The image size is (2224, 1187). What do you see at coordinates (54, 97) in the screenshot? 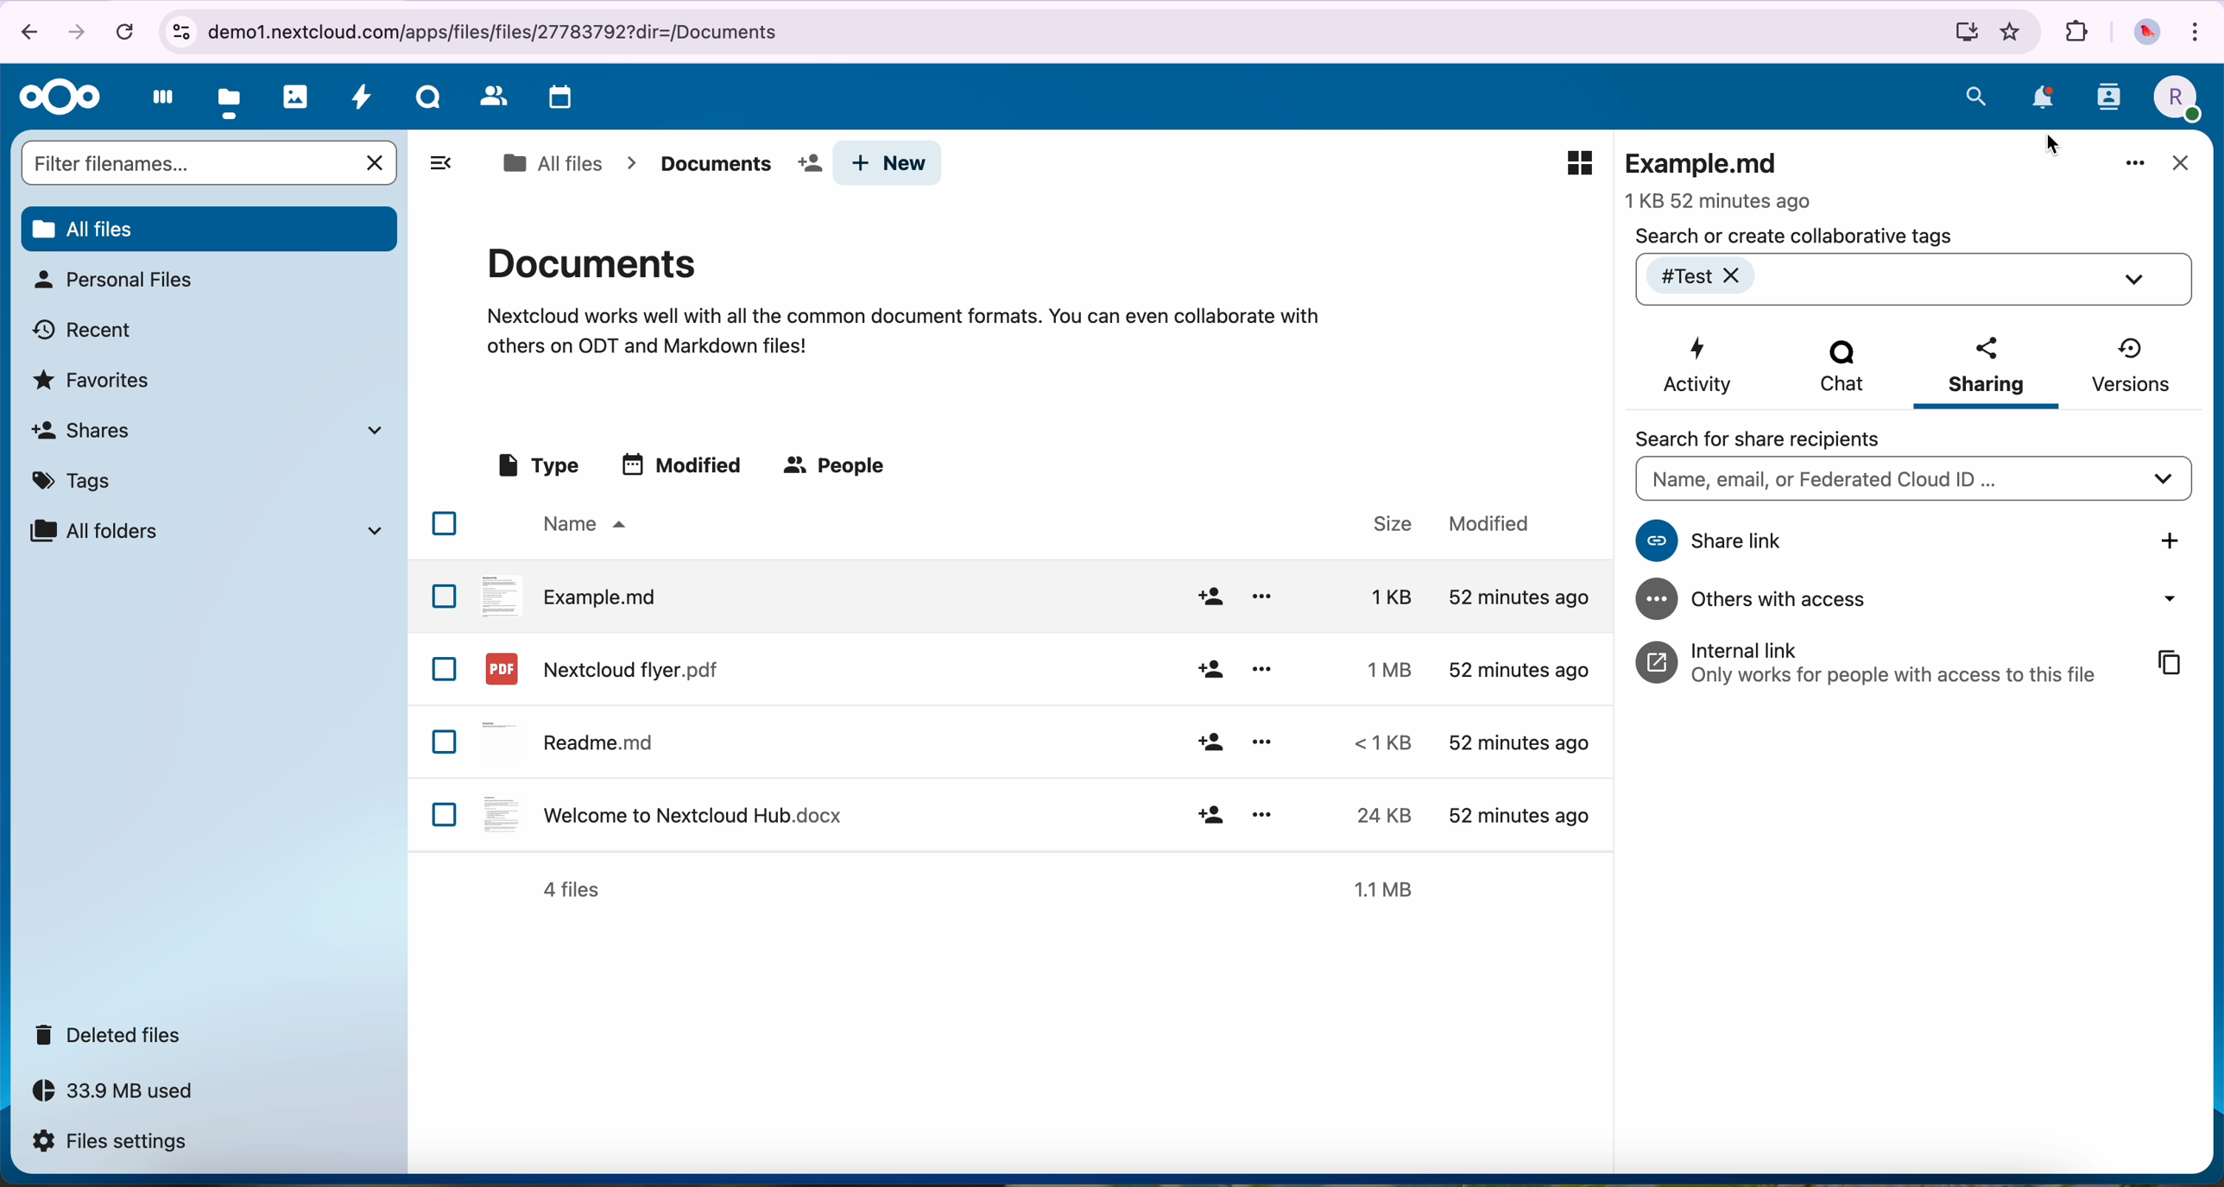
I see `Nextcloud logo` at bounding box center [54, 97].